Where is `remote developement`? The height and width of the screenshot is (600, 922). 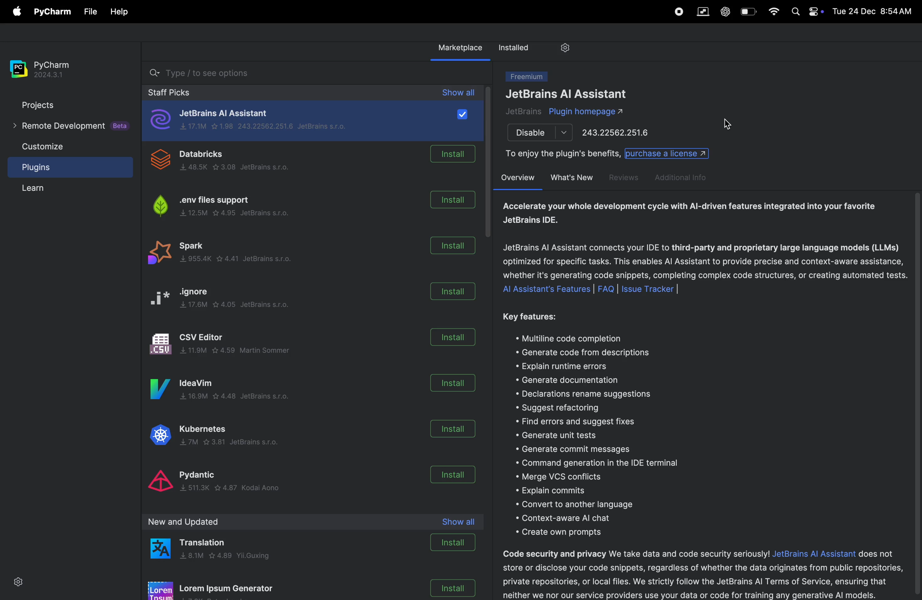
remote developement is located at coordinates (72, 126).